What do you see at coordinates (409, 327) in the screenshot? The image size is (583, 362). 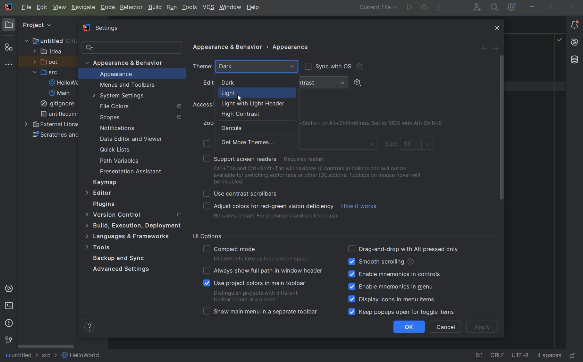 I see `ok` at bounding box center [409, 327].